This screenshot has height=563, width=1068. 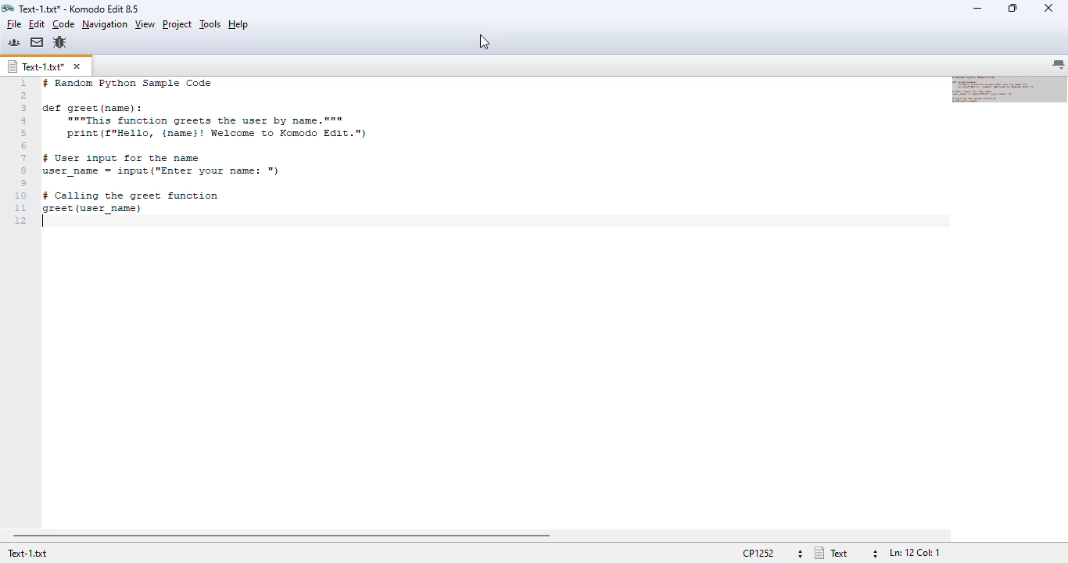 I want to click on report a bug in the komodo bugzilla database, so click(x=59, y=42).